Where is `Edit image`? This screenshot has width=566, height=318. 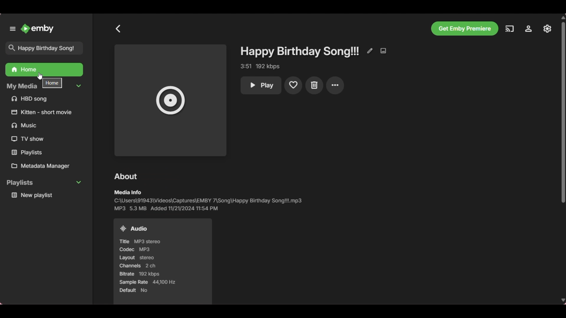 Edit image is located at coordinates (383, 51).